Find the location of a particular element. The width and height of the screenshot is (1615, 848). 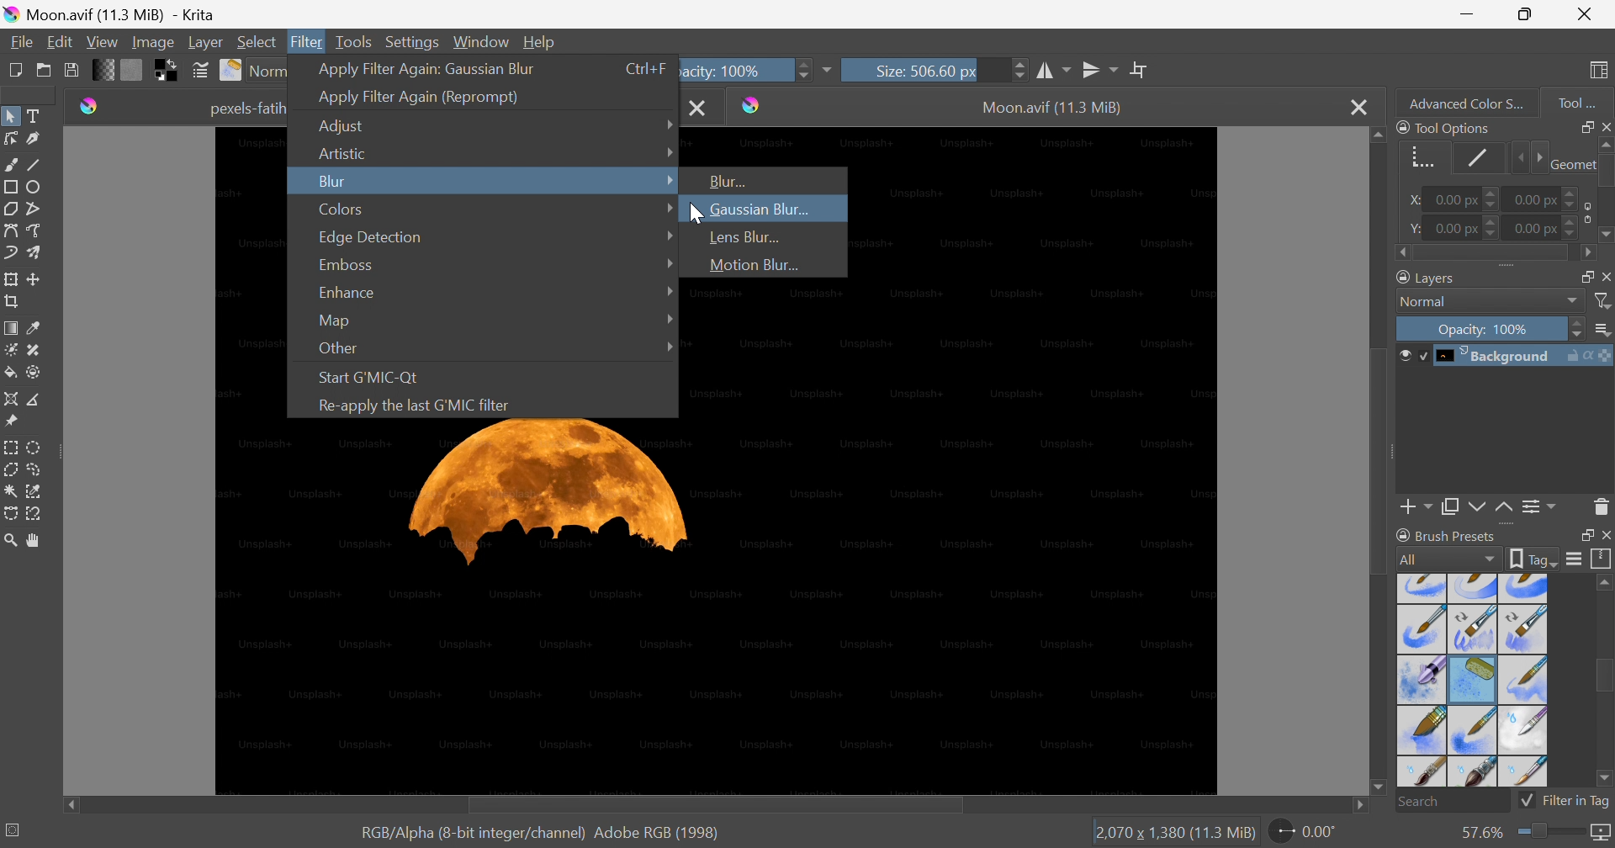

Scroll up is located at coordinates (1605, 581).